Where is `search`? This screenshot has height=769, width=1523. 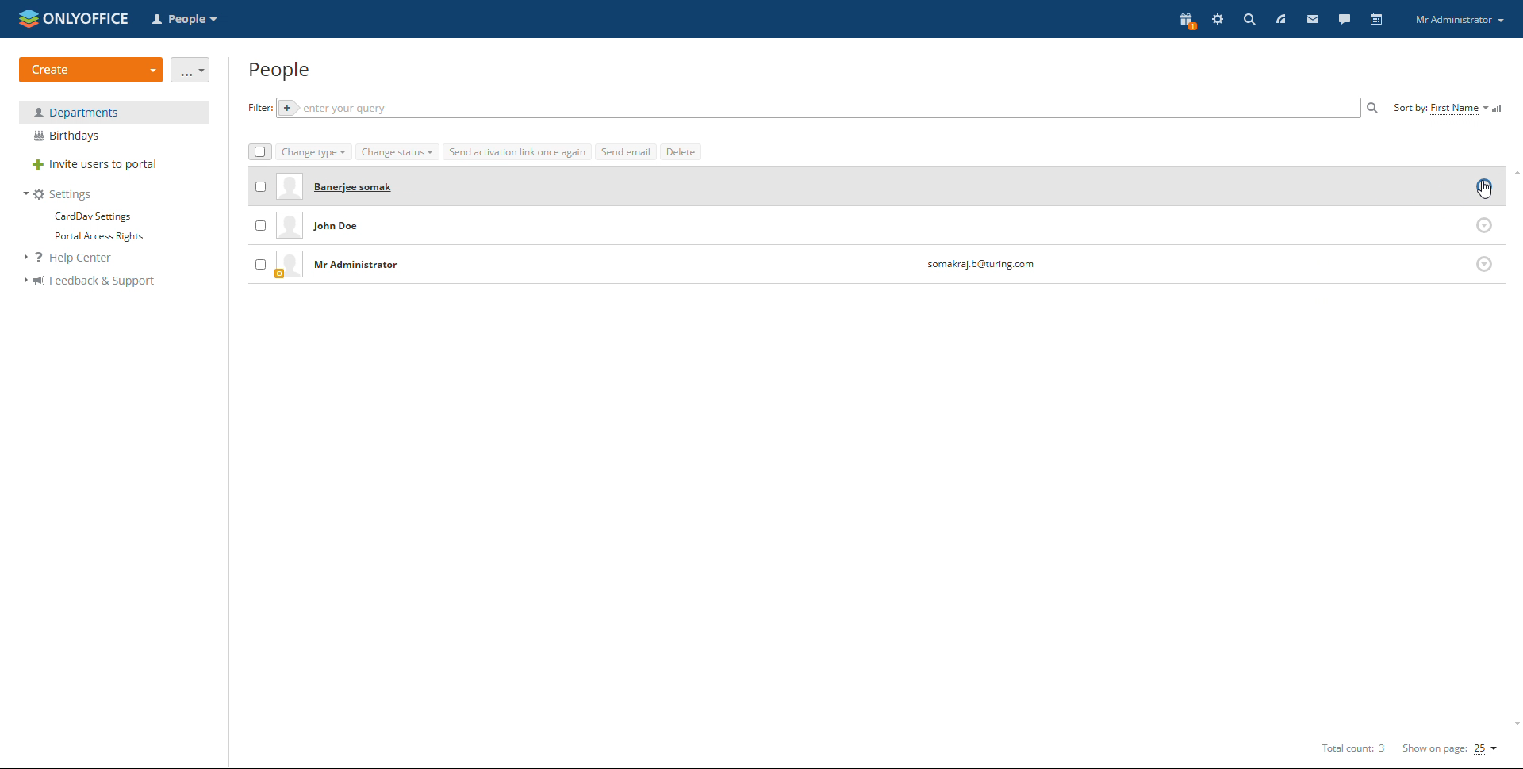 search is located at coordinates (1373, 108).